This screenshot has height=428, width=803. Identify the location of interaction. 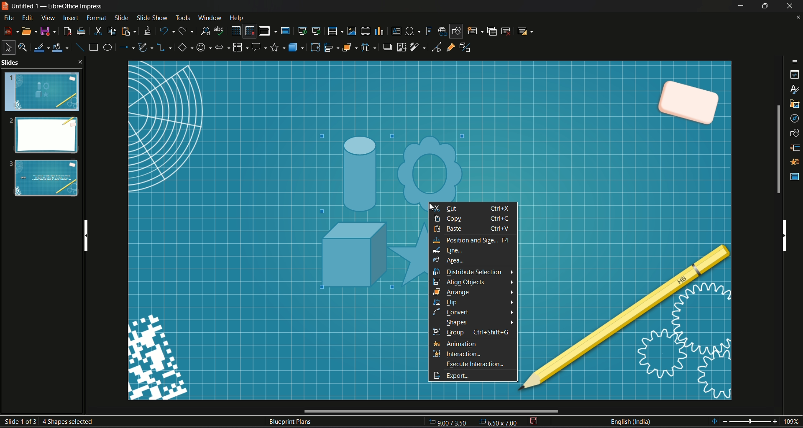
(463, 354).